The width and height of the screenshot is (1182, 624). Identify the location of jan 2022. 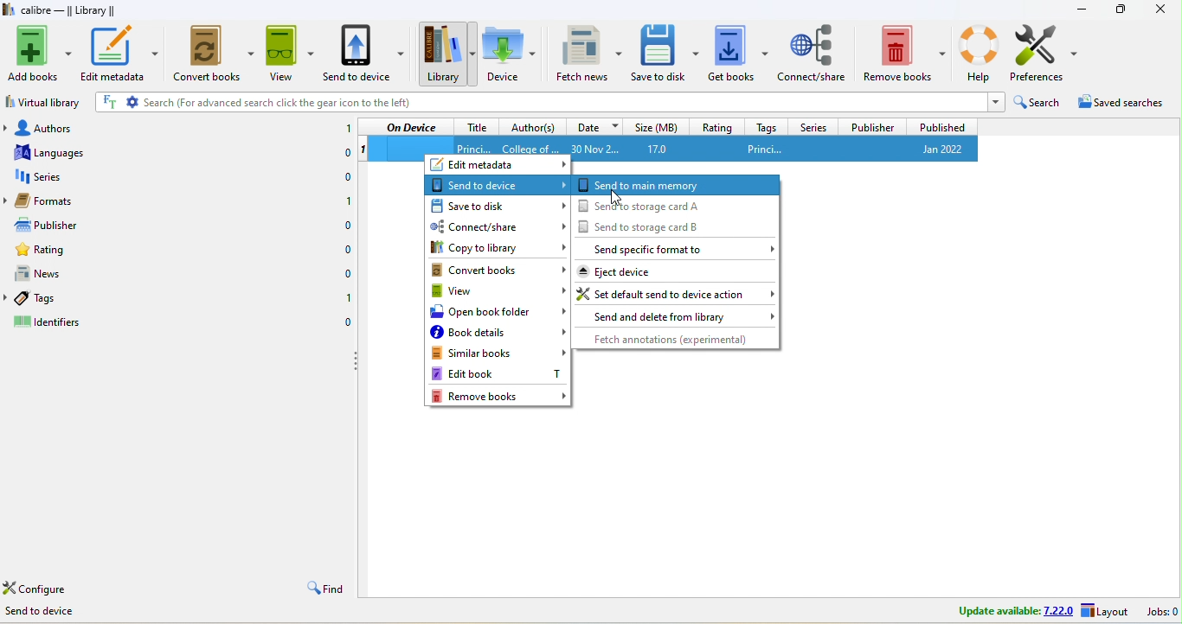
(936, 149).